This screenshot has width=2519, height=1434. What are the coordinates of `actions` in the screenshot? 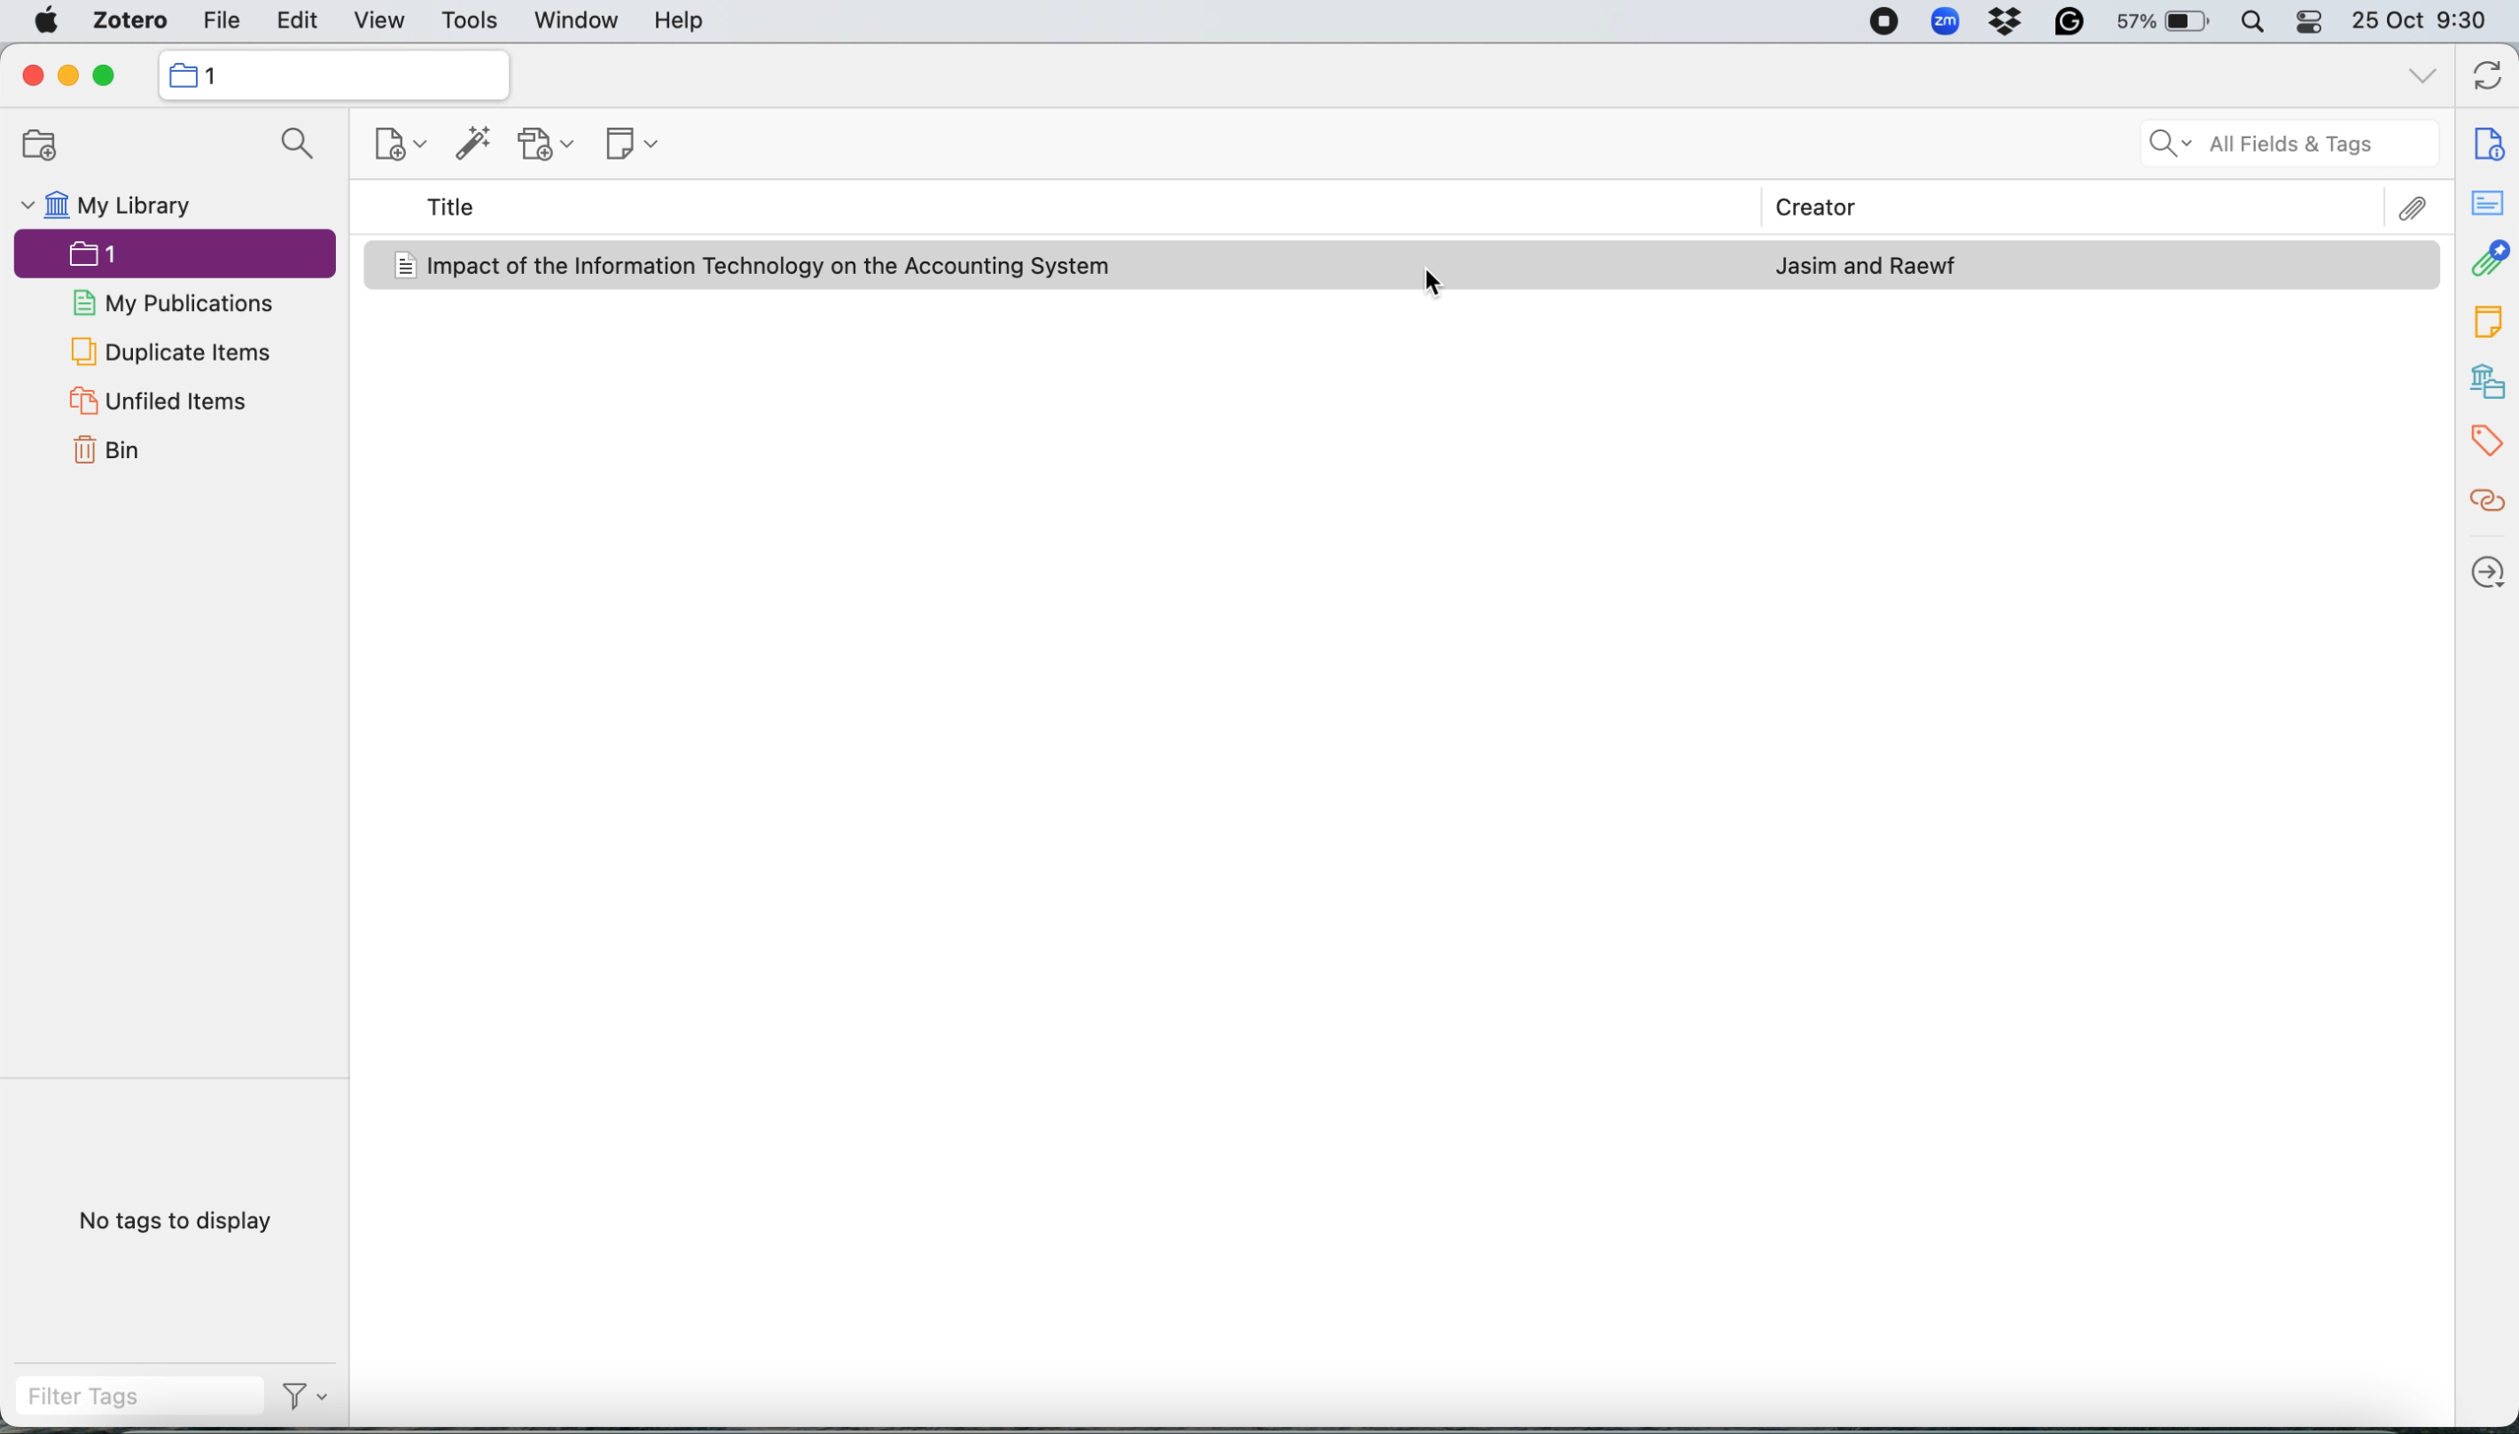 It's located at (302, 1401).